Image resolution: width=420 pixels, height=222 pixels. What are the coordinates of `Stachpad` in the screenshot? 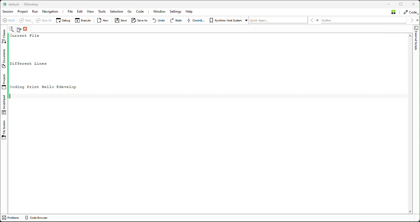 It's located at (4, 106).